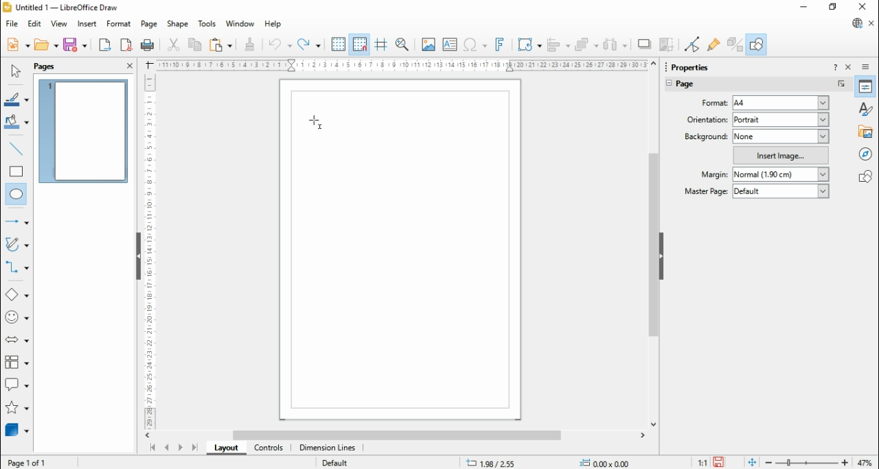 The image size is (879, 469). What do you see at coordinates (54, 67) in the screenshot?
I see `pages panel` at bounding box center [54, 67].